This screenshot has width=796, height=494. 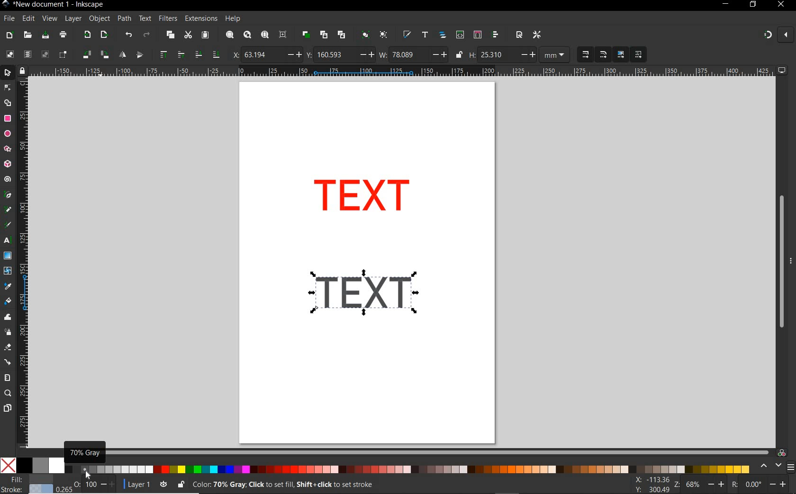 What do you see at coordinates (621, 55) in the screenshot?
I see `MOVE GRADIENT` at bounding box center [621, 55].